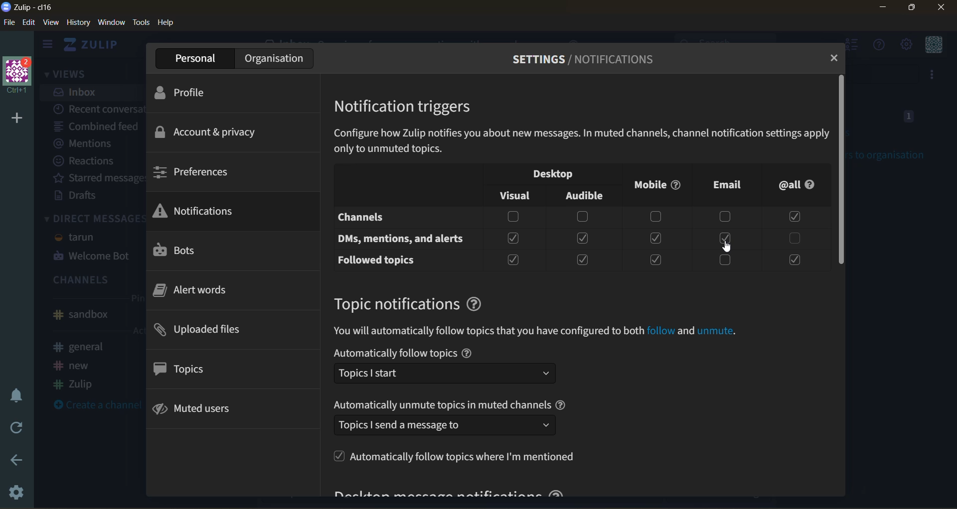  What do you see at coordinates (409, 108) in the screenshot?
I see `notification triggers` at bounding box center [409, 108].